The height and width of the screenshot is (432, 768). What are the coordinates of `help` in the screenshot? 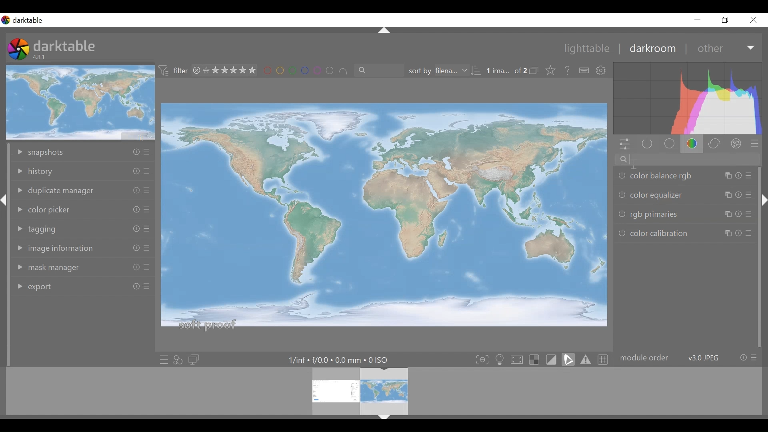 It's located at (568, 71).